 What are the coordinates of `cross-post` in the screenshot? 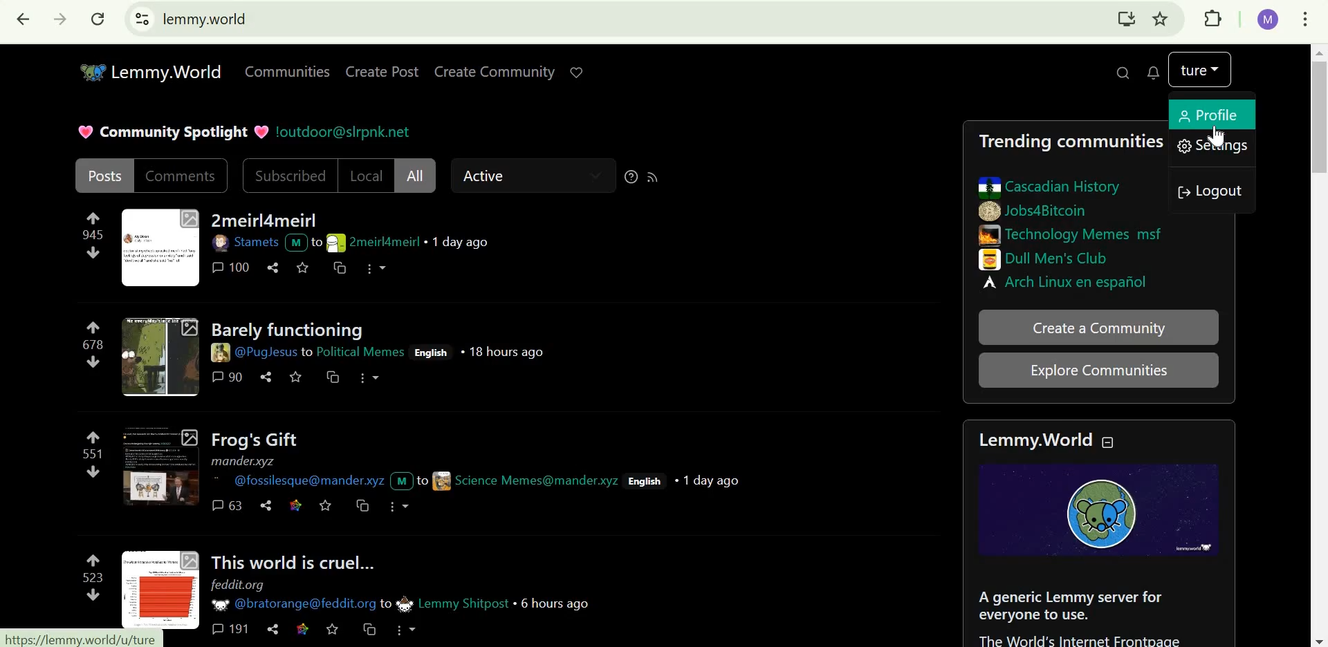 It's located at (336, 269).